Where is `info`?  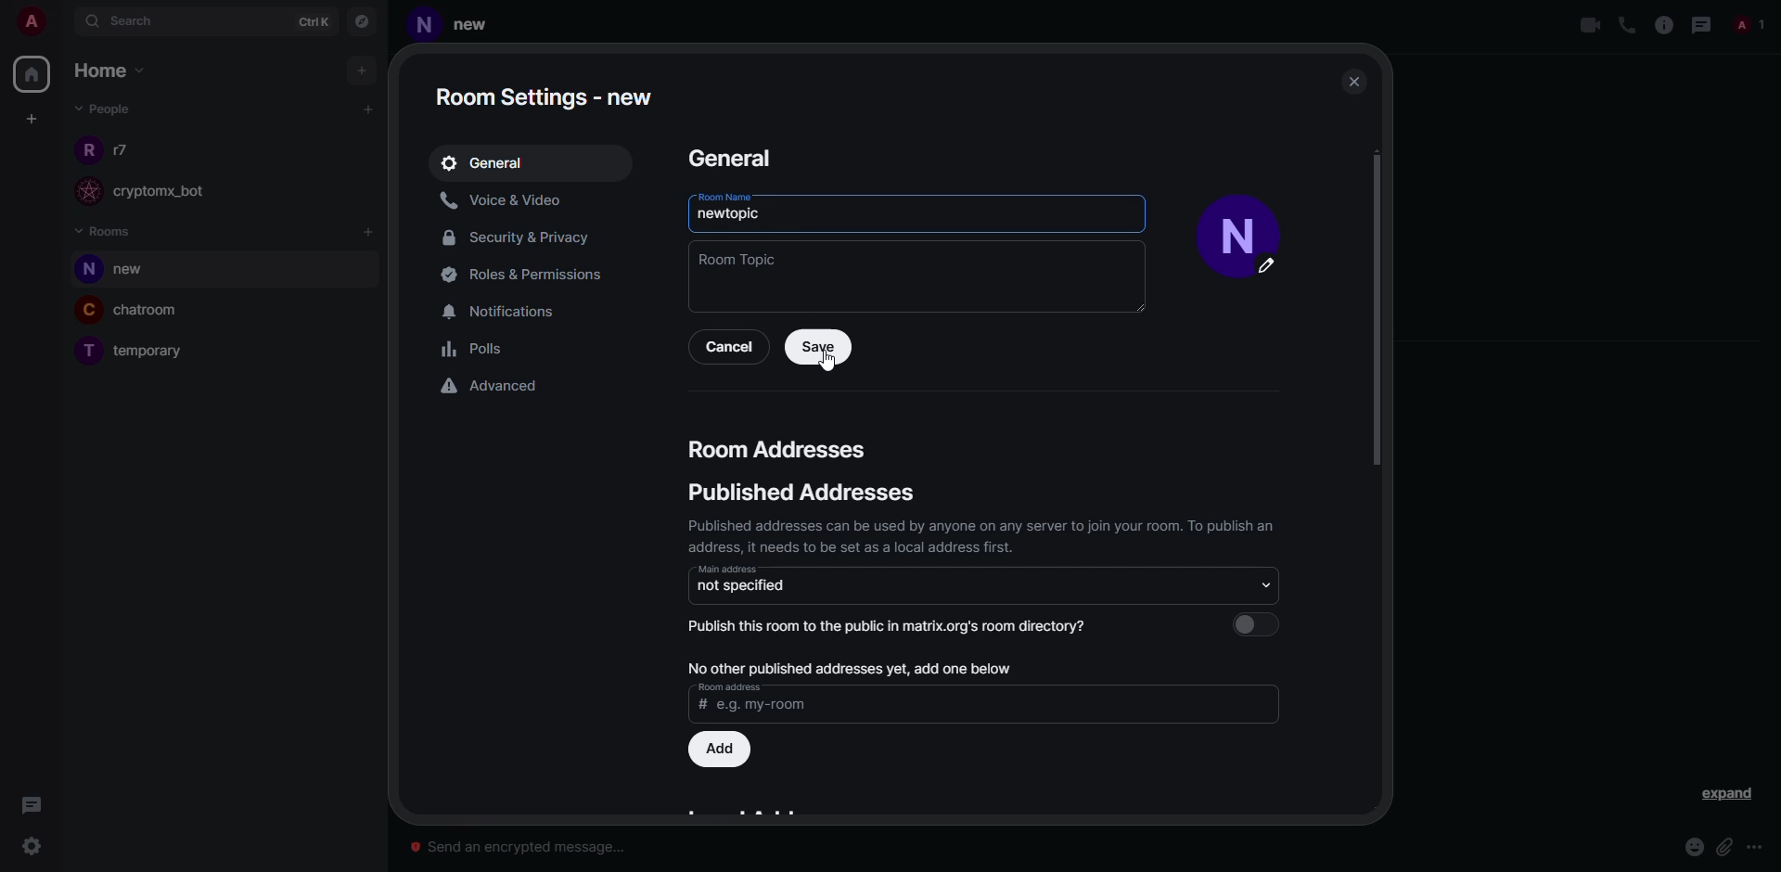
info is located at coordinates (1662, 24).